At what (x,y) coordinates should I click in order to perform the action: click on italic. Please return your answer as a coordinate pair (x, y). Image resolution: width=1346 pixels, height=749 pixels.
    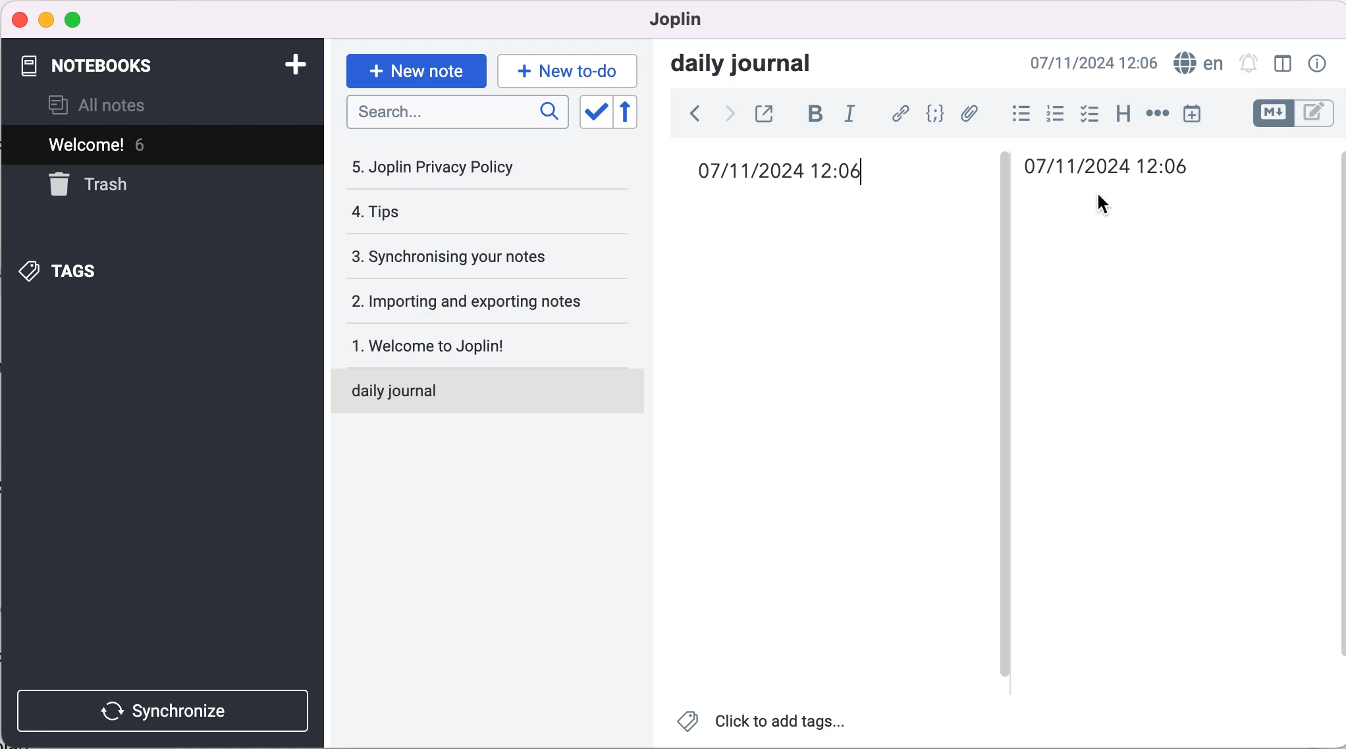
    Looking at the image, I should click on (851, 113).